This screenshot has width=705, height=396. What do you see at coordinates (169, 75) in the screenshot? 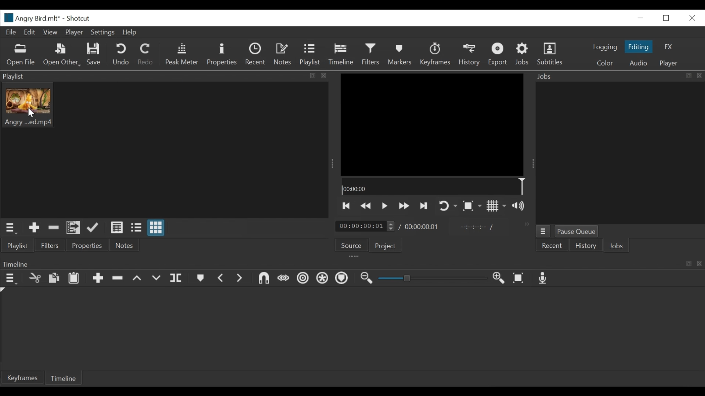
I see `Playlist Panel` at bounding box center [169, 75].